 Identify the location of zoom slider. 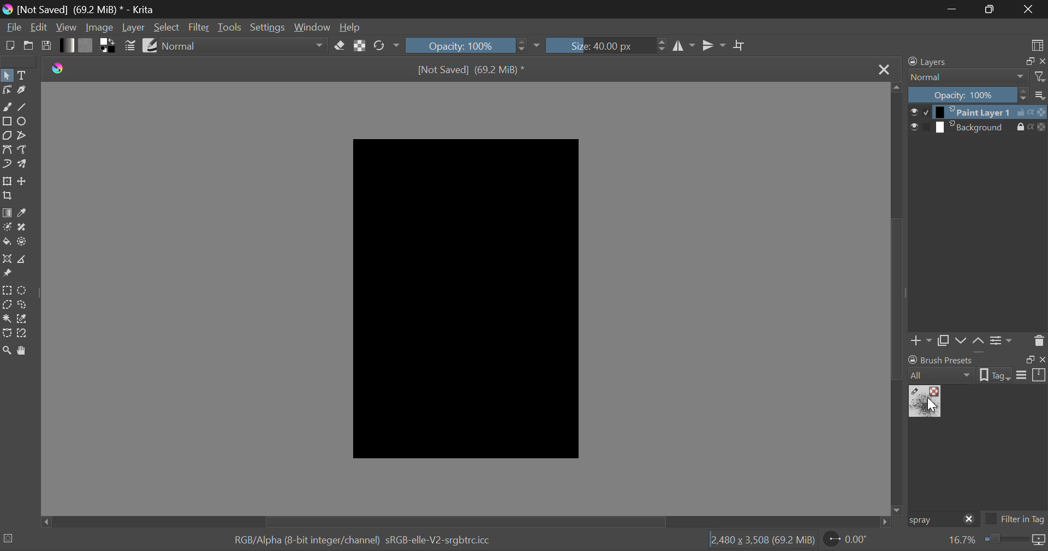
(1005, 540).